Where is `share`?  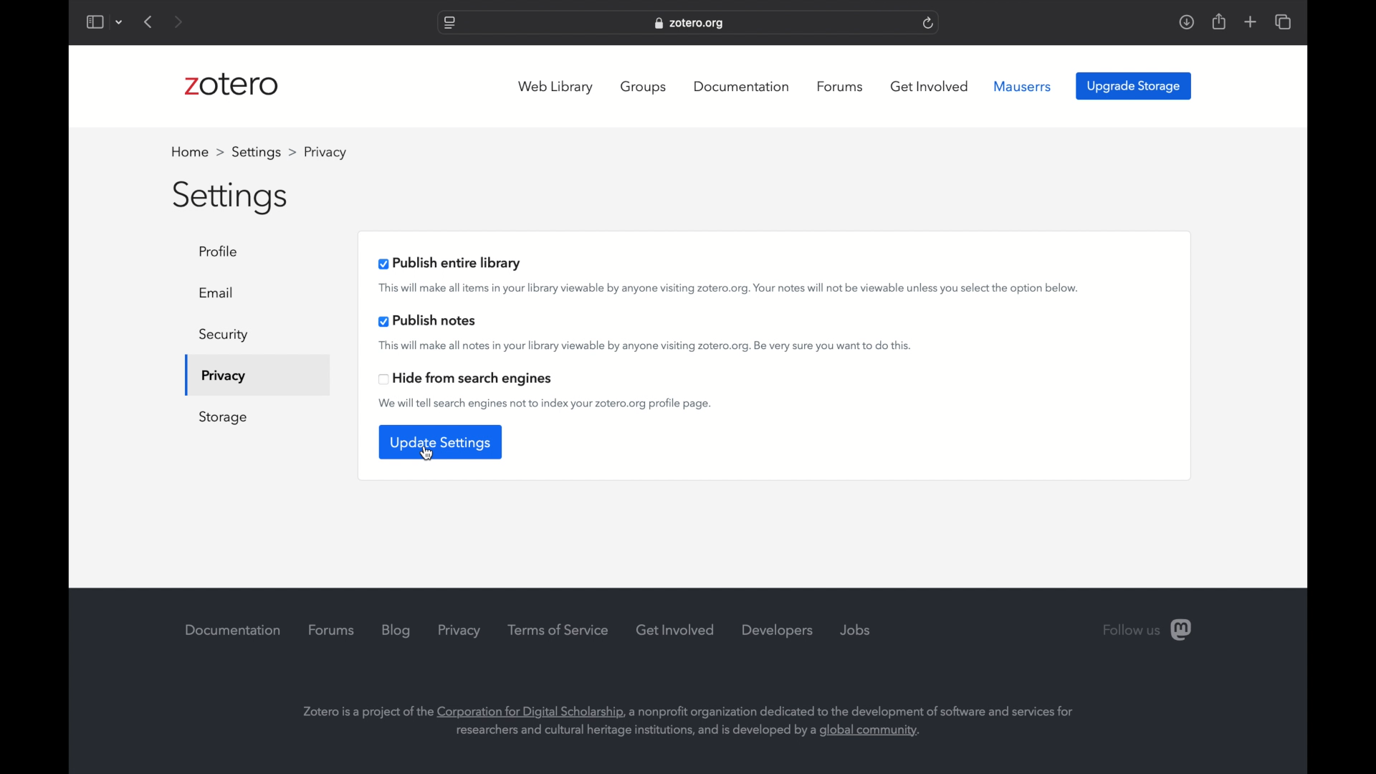
share is located at coordinates (1218, 21).